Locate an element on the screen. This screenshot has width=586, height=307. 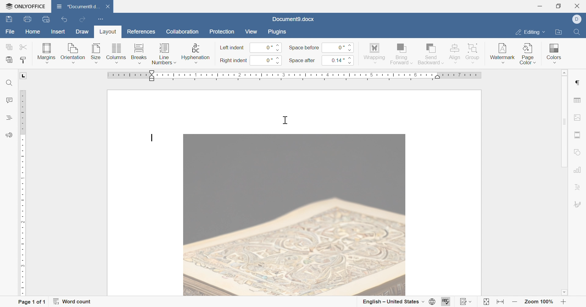
view is located at coordinates (251, 31).